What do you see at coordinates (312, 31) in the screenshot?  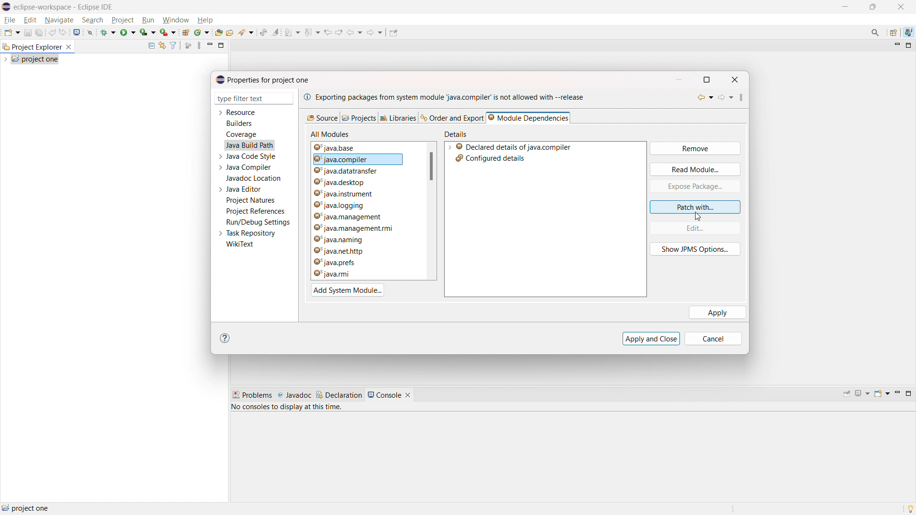 I see `previous annotation` at bounding box center [312, 31].